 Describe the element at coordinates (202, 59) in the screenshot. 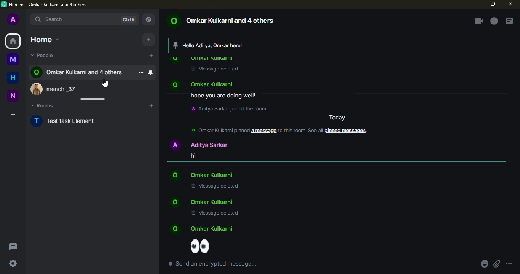

I see `omkar kulkarni` at that location.